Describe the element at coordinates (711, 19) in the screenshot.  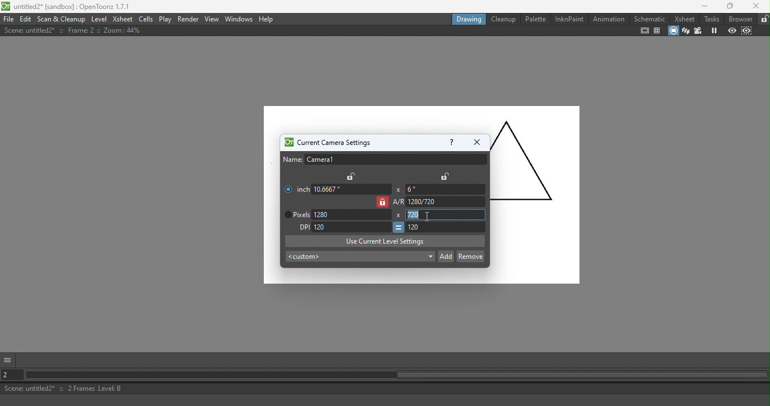
I see `Tasks` at that location.